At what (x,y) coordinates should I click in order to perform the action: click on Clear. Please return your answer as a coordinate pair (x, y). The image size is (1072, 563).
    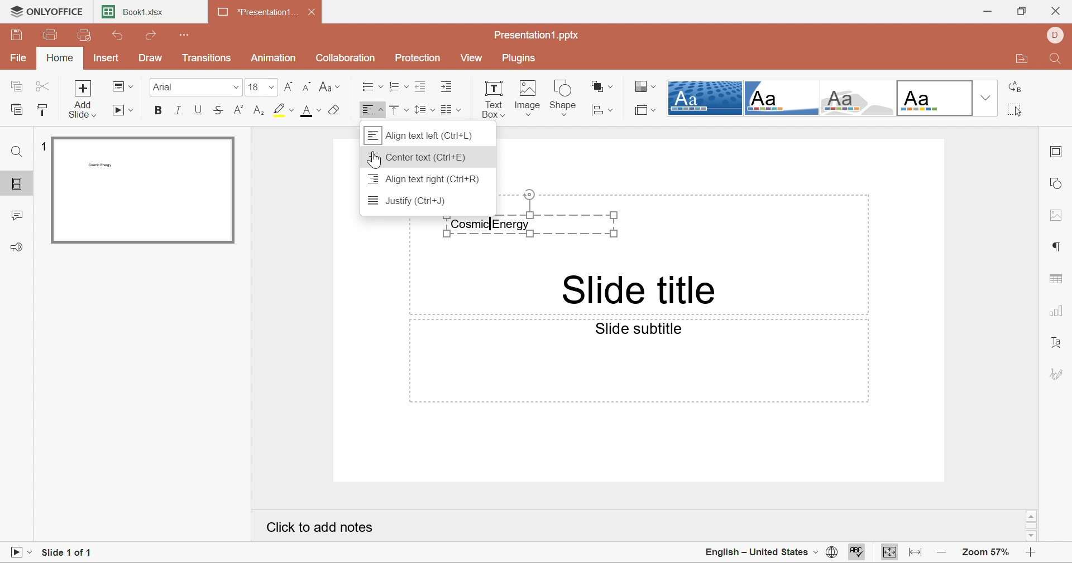
    Looking at the image, I should click on (336, 110).